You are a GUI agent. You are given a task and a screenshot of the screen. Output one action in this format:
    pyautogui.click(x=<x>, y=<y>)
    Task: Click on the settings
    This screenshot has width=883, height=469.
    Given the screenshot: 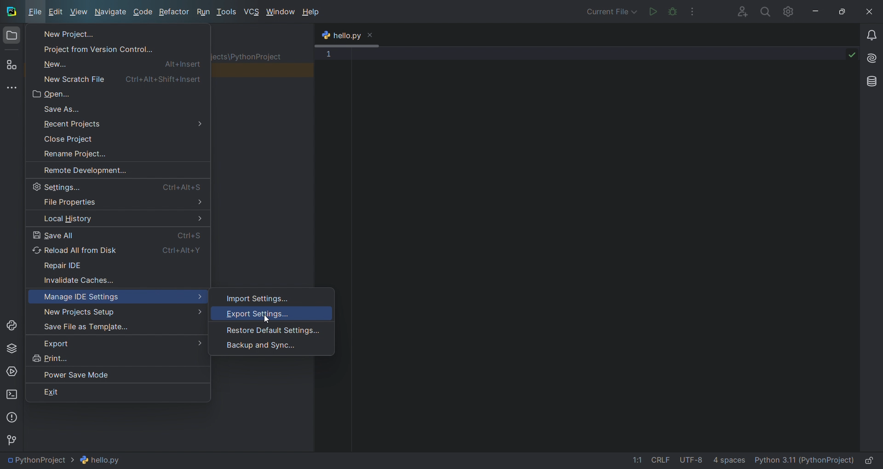 What is the action you would take?
    pyautogui.click(x=119, y=185)
    